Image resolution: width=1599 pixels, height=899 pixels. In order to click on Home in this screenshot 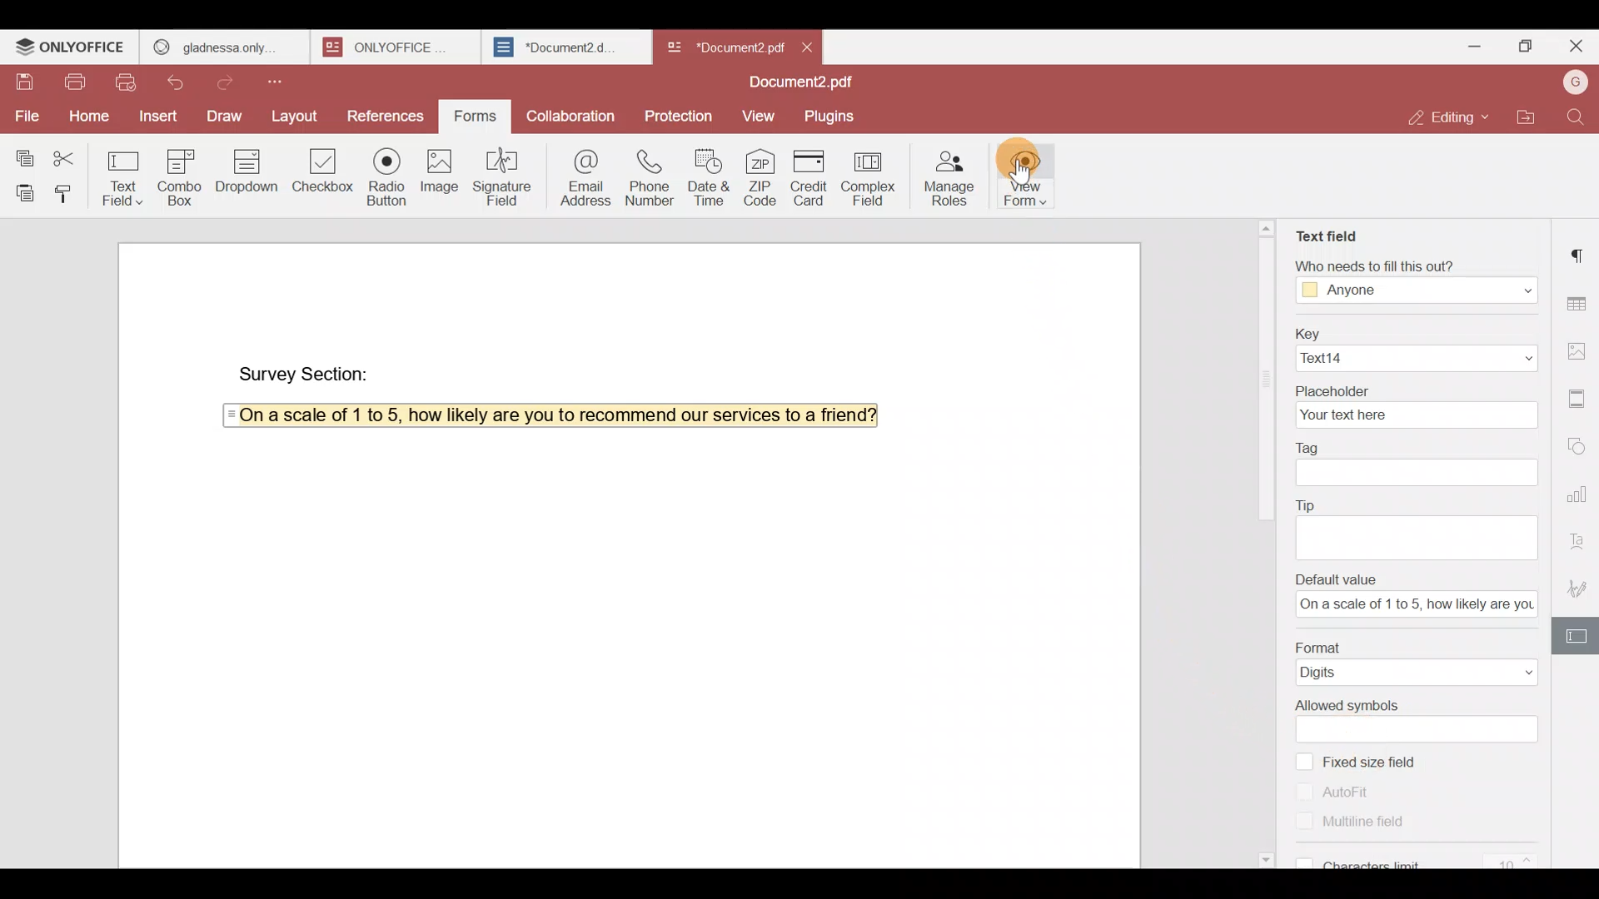, I will do `click(87, 114)`.